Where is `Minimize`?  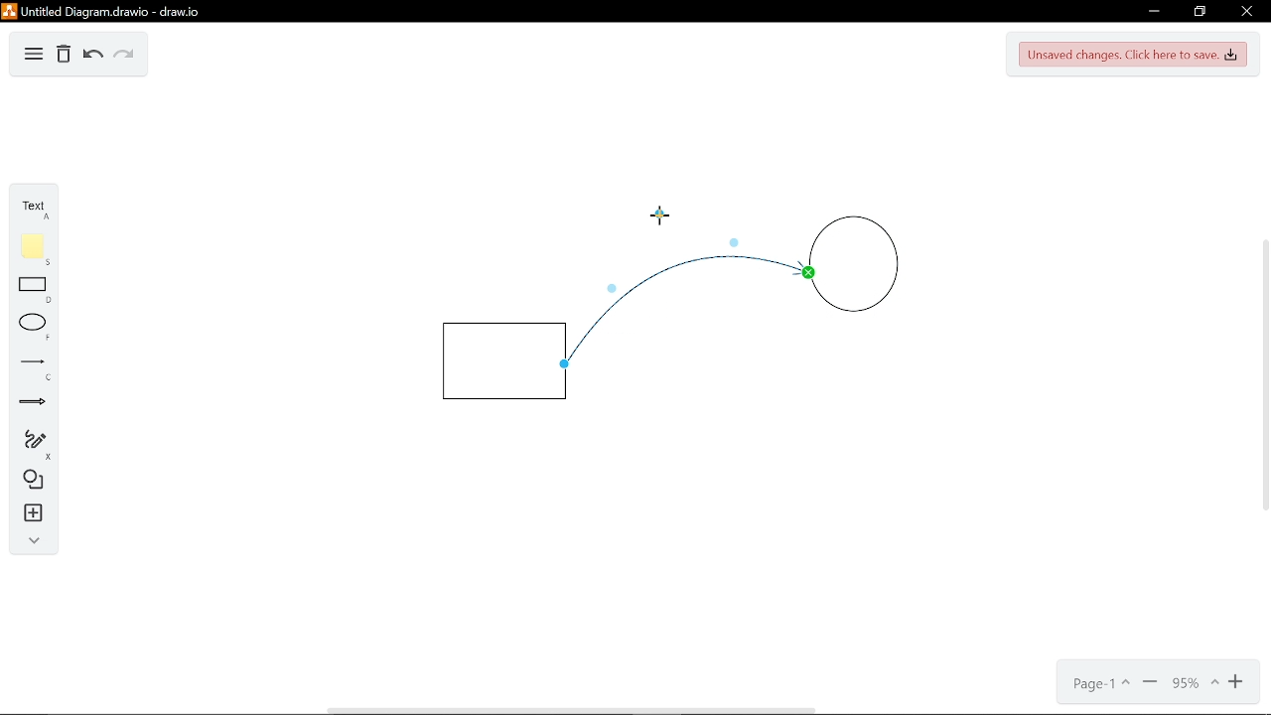
Minimize is located at coordinates (1151, 684).